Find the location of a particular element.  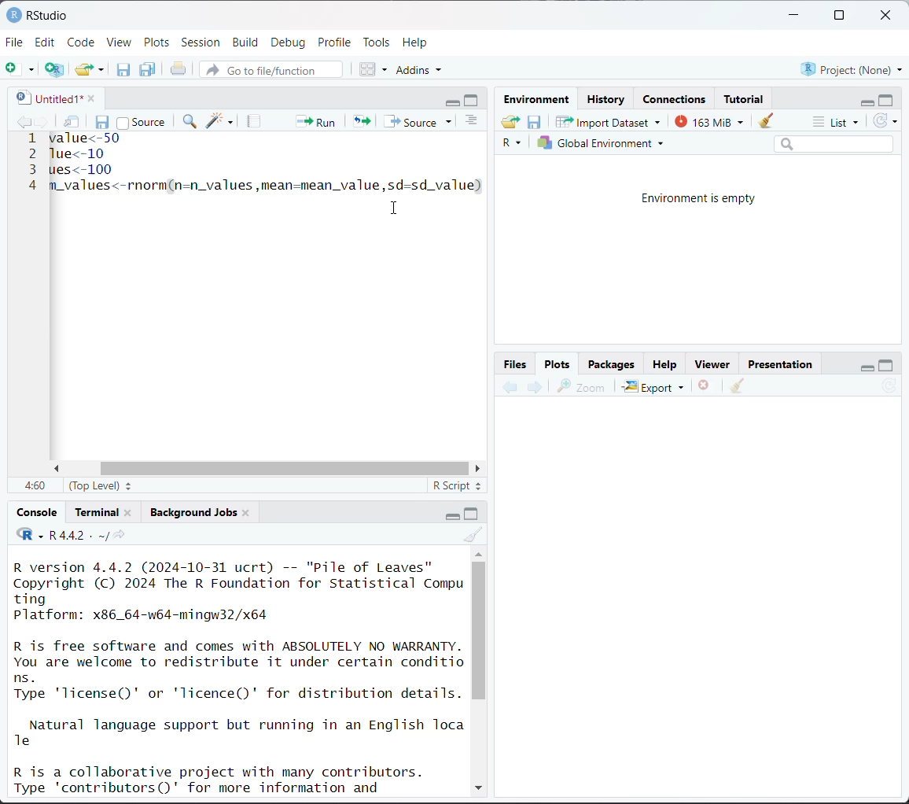

maximize is located at coordinates (473, 100).